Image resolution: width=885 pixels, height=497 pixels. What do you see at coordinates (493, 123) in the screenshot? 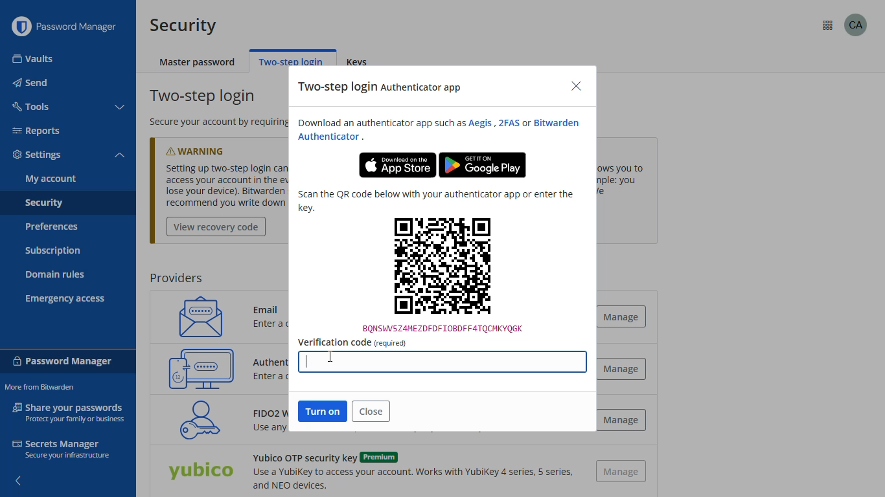
I see `Aegis , 2FAS` at bounding box center [493, 123].